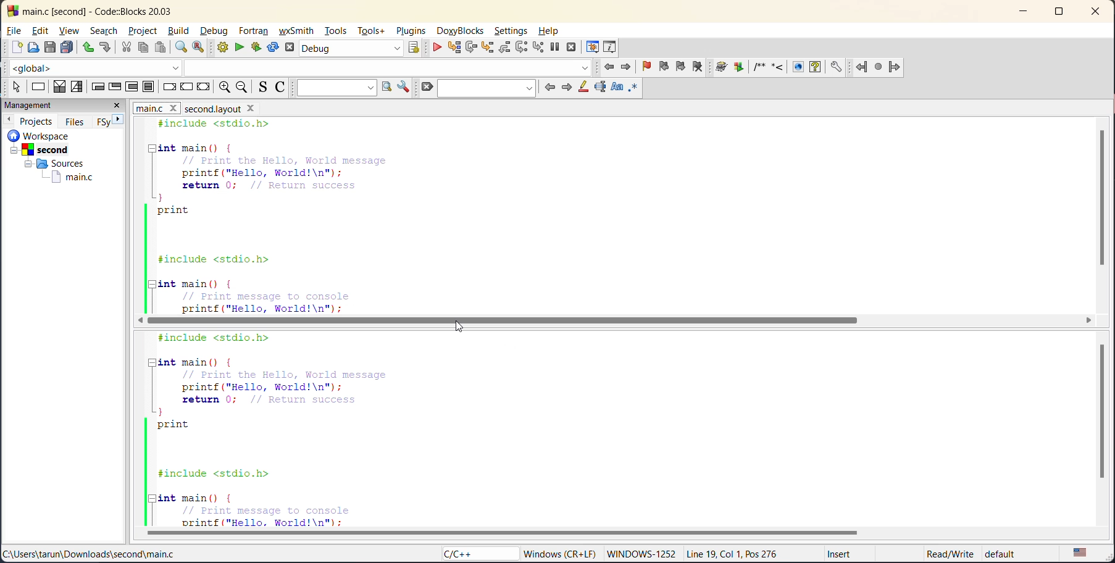 This screenshot has width=1115, height=563. I want to click on toggle bookmark, so click(648, 67).